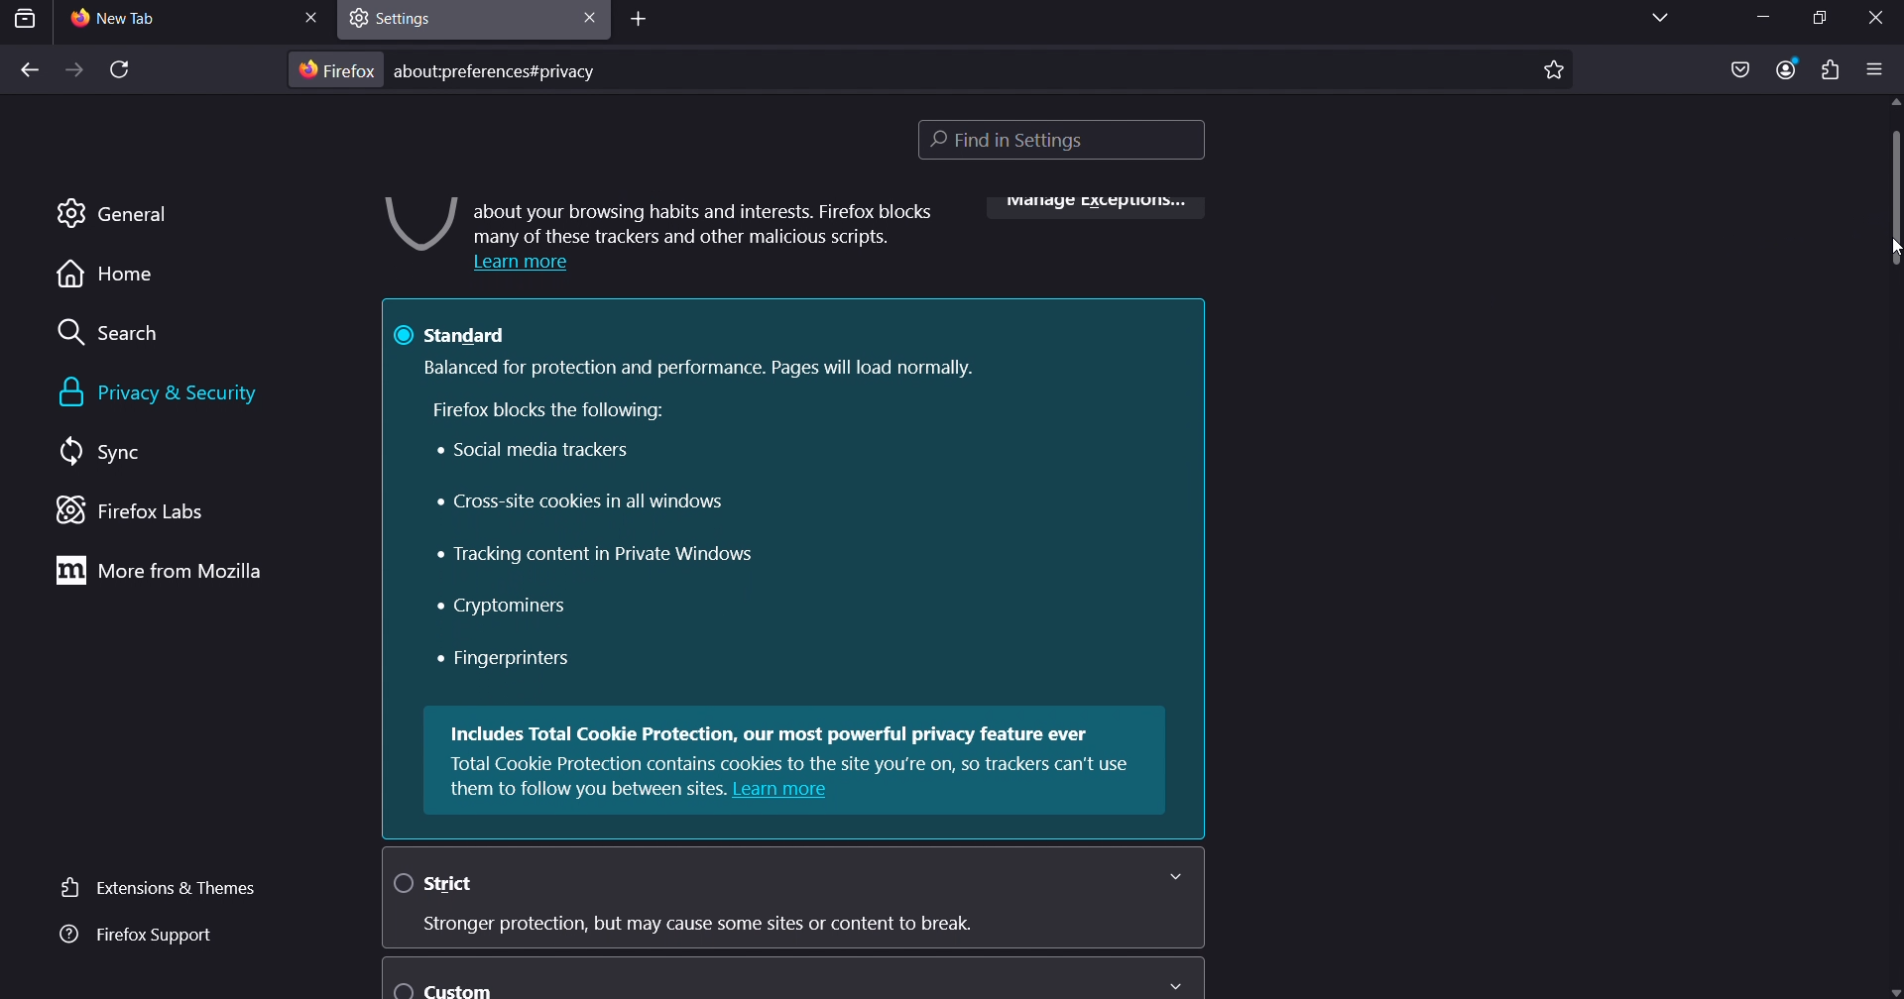  What do you see at coordinates (29, 71) in the screenshot?
I see `back one page` at bounding box center [29, 71].